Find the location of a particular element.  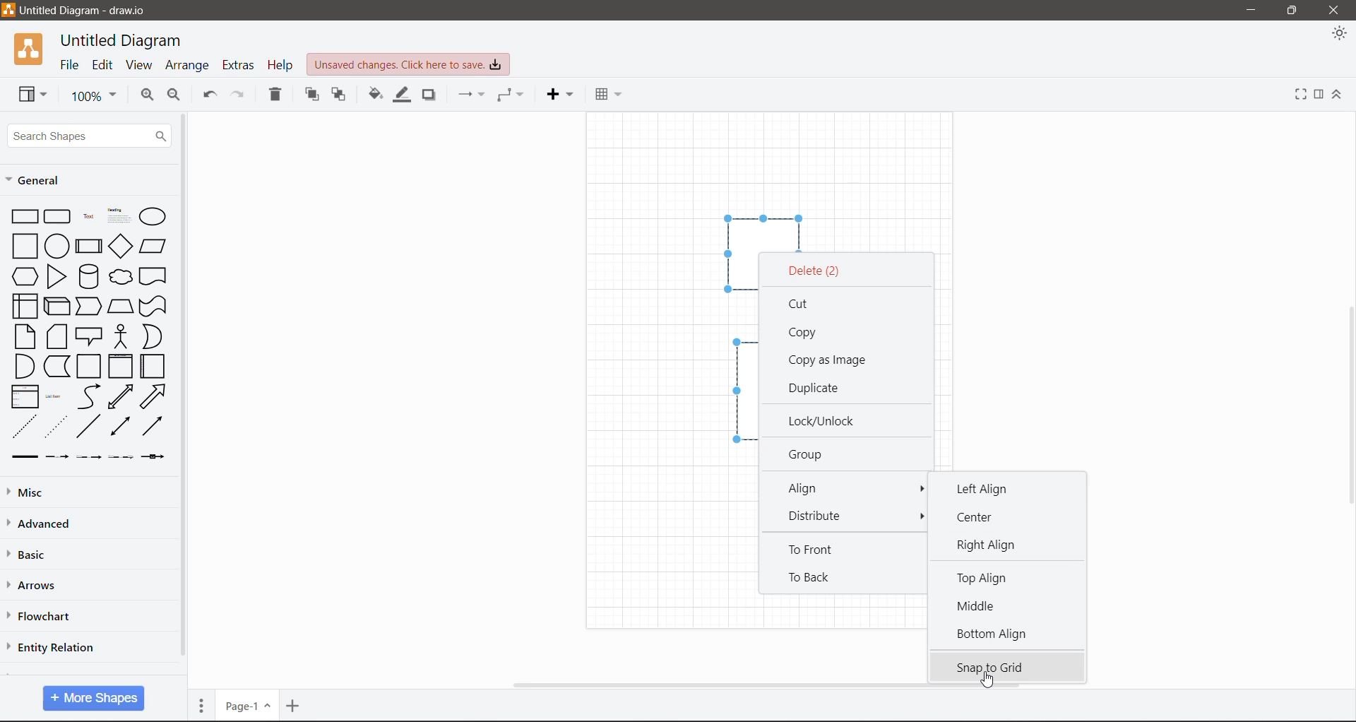

View is located at coordinates (138, 65).